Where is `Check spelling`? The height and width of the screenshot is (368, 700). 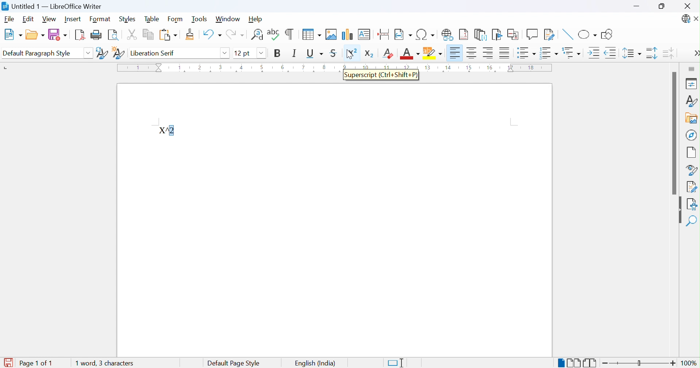
Check spelling is located at coordinates (274, 34).